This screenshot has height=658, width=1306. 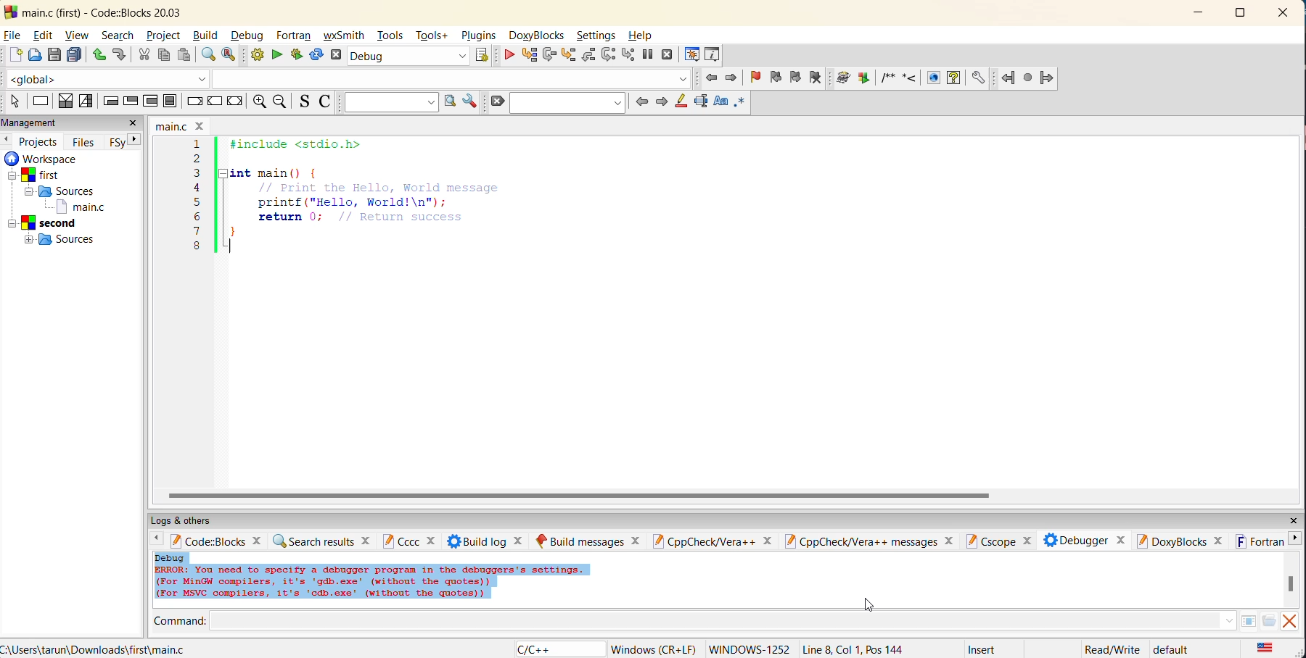 What do you see at coordinates (279, 101) in the screenshot?
I see `zoom out` at bounding box center [279, 101].